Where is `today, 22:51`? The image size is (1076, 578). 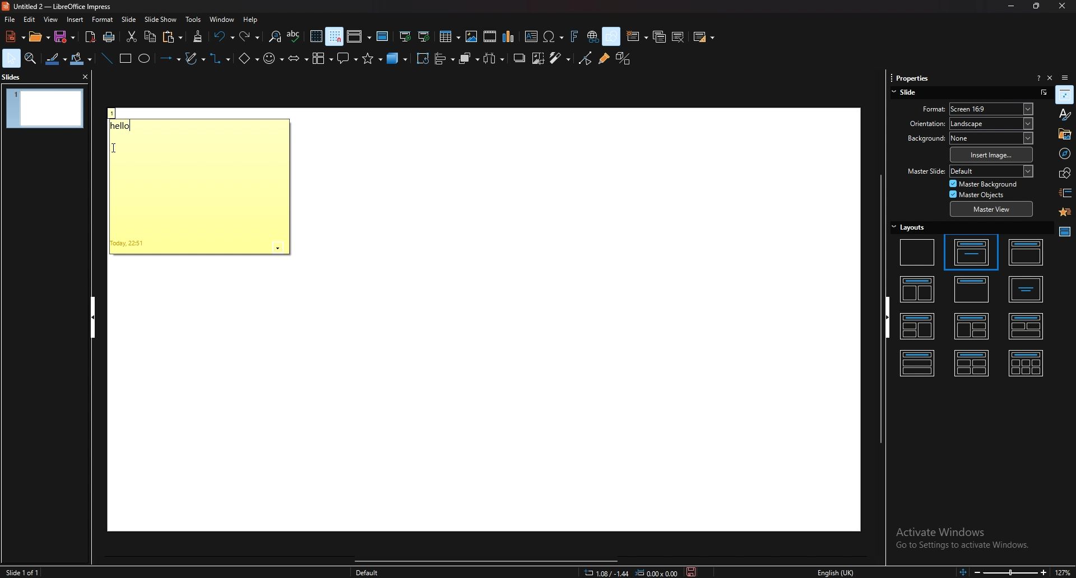
today, 22:51 is located at coordinates (128, 244).